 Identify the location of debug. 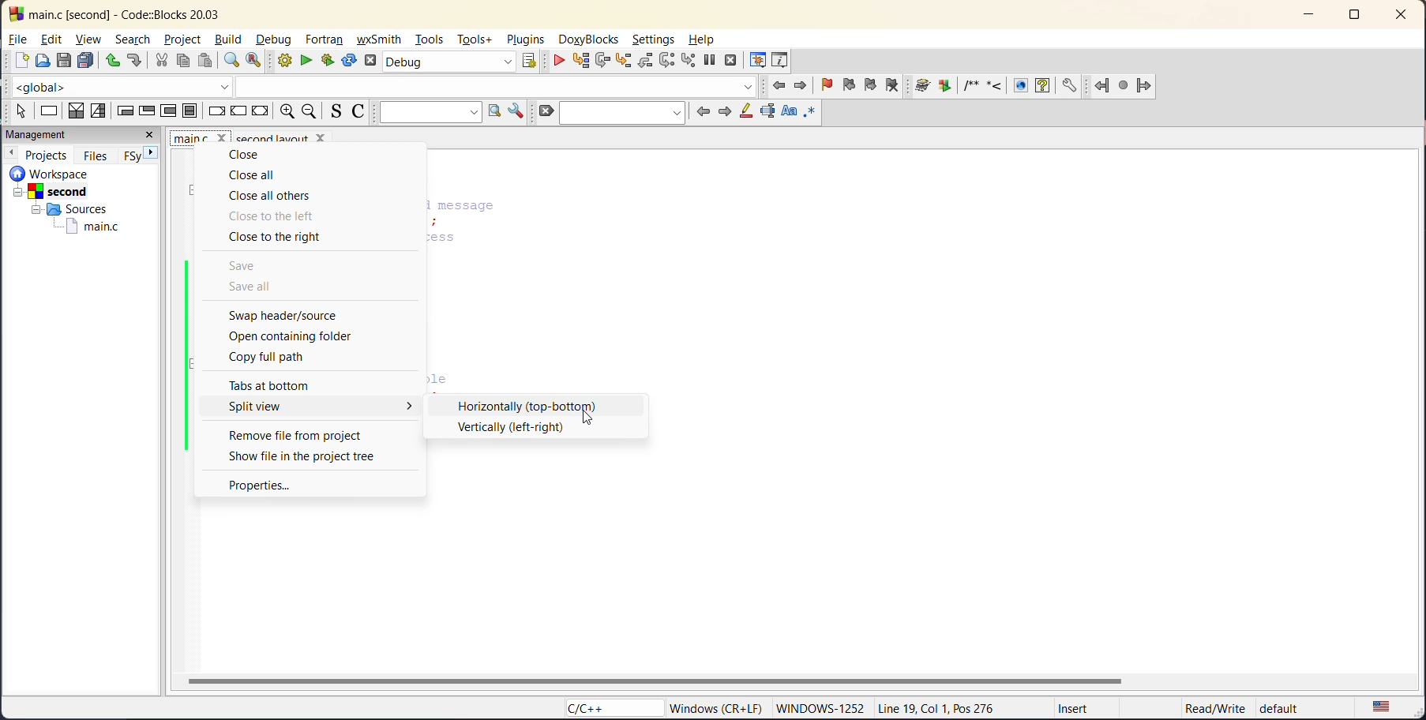
(561, 62).